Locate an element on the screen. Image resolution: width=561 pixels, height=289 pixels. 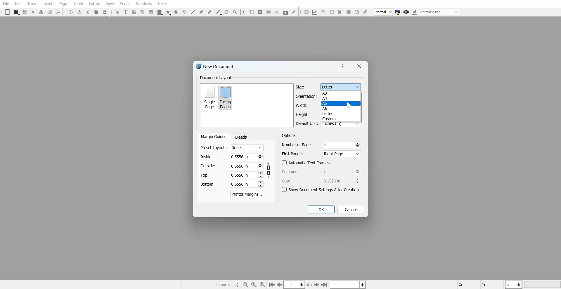
Text is located at coordinates (289, 135).